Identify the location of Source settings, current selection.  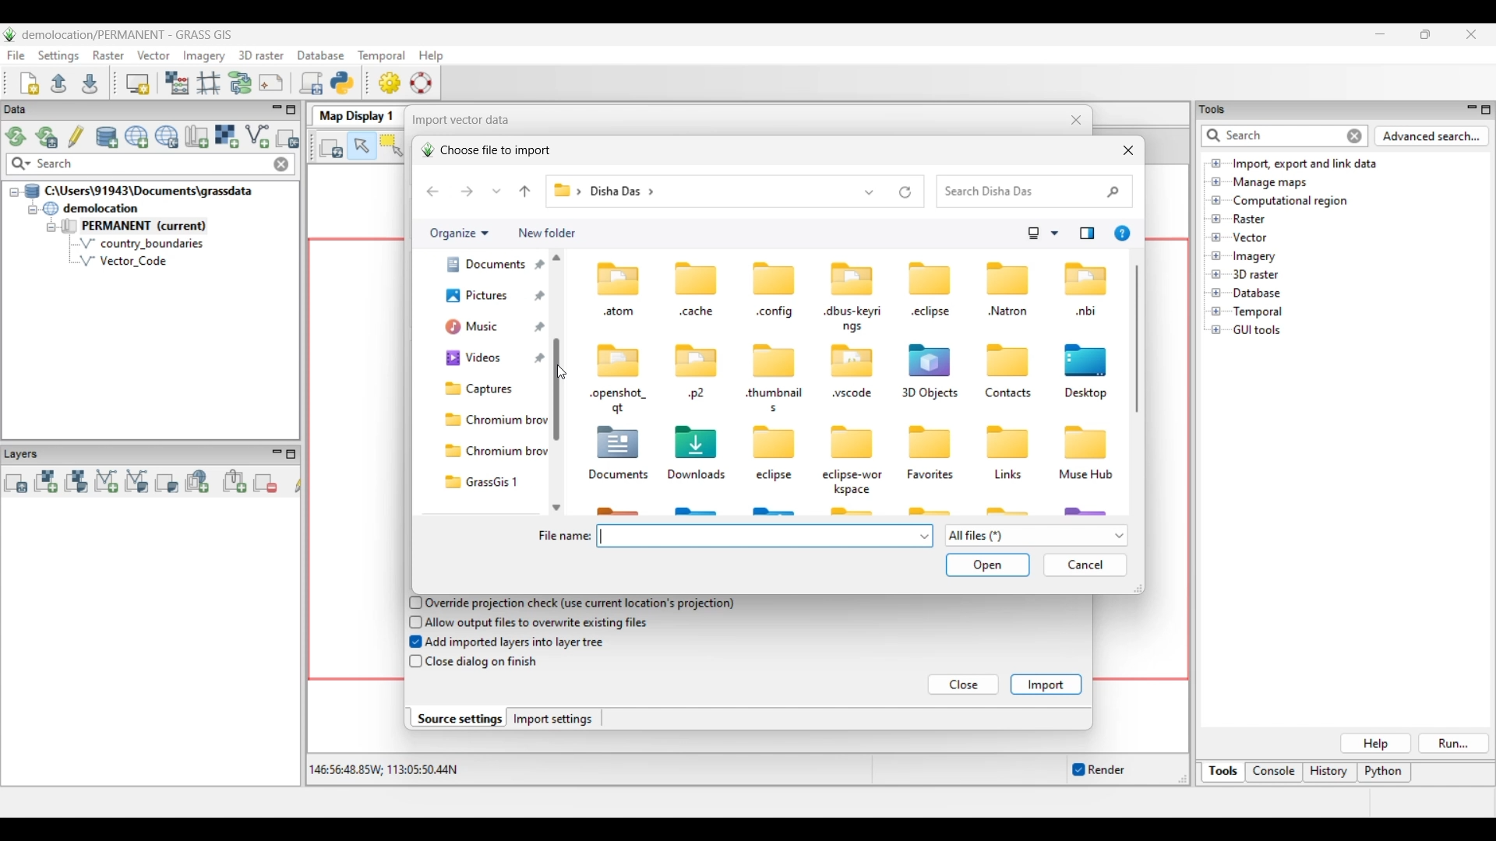
(458, 718).